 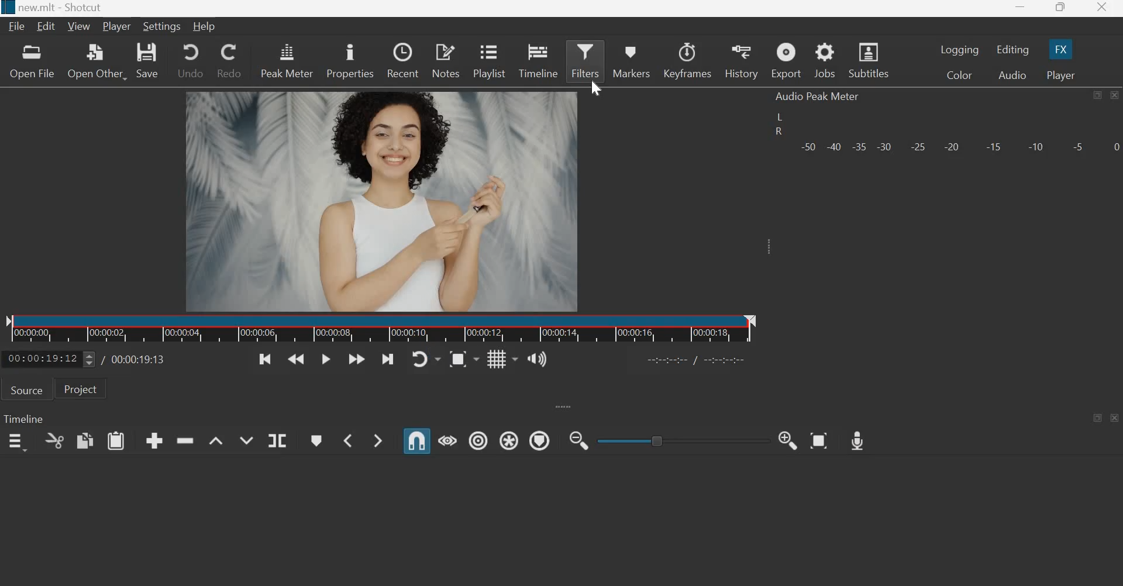 I want to click on peak meter, so click(x=287, y=60).